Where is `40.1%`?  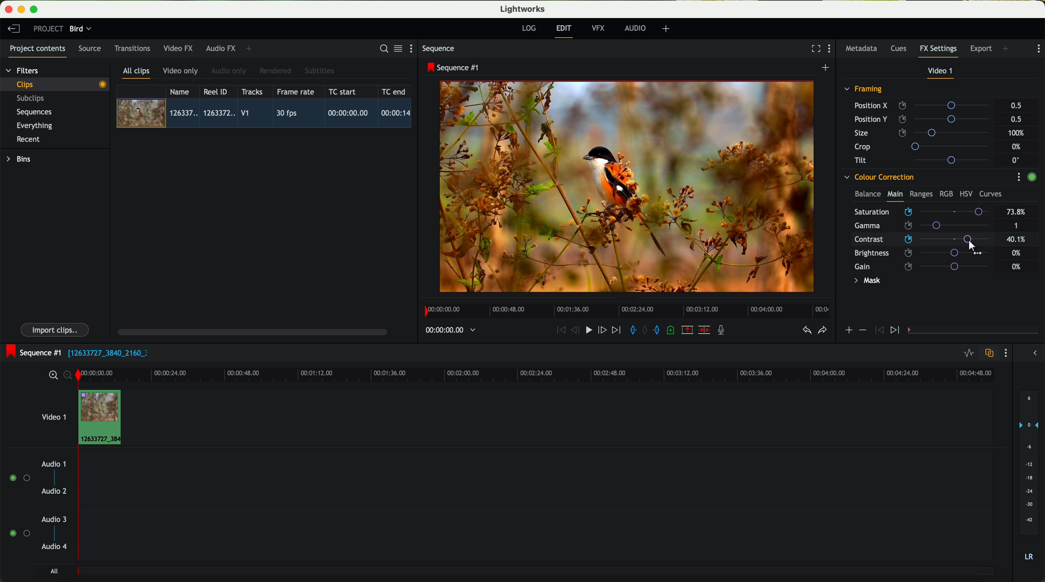
40.1% is located at coordinates (1018, 239).